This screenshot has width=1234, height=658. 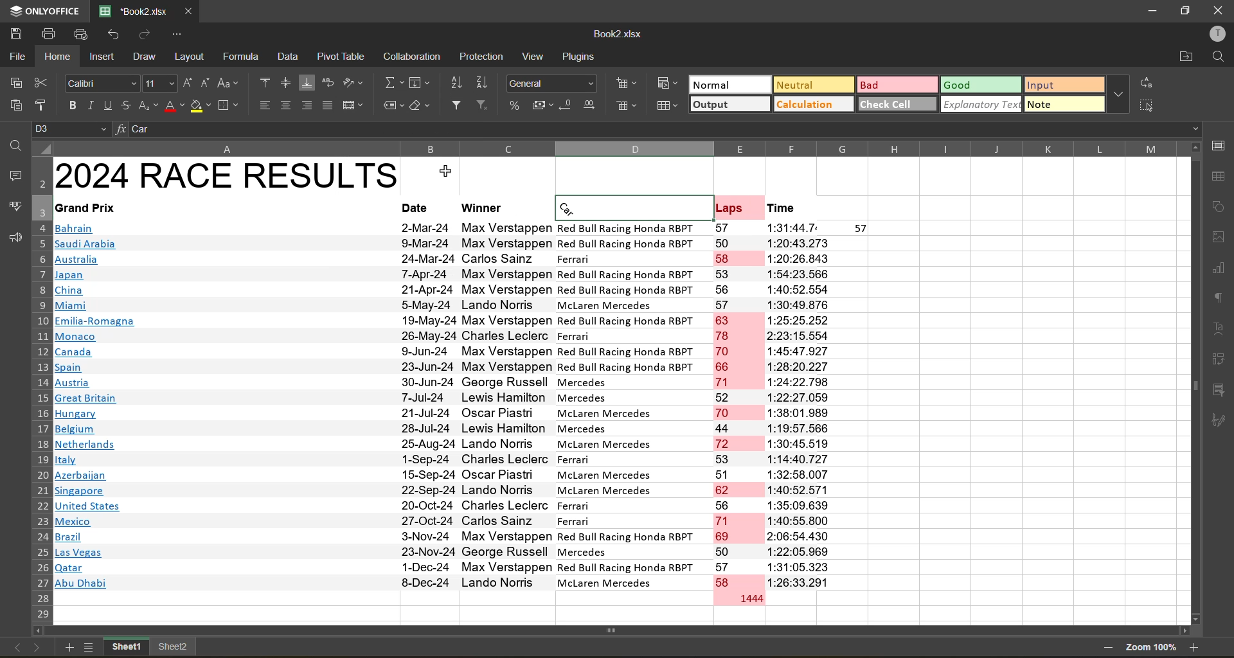 What do you see at coordinates (39, 391) in the screenshot?
I see `row number` at bounding box center [39, 391].